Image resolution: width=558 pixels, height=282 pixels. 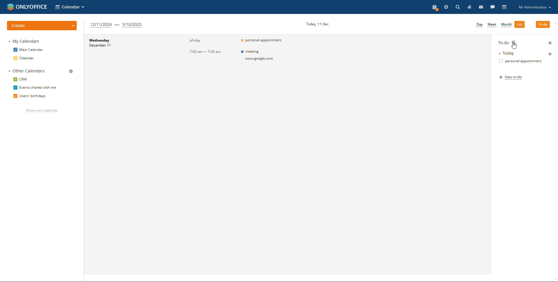 What do you see at coordinates (20, 79) in the screenshot?
I see `crm` at bounding box center [20, 79].